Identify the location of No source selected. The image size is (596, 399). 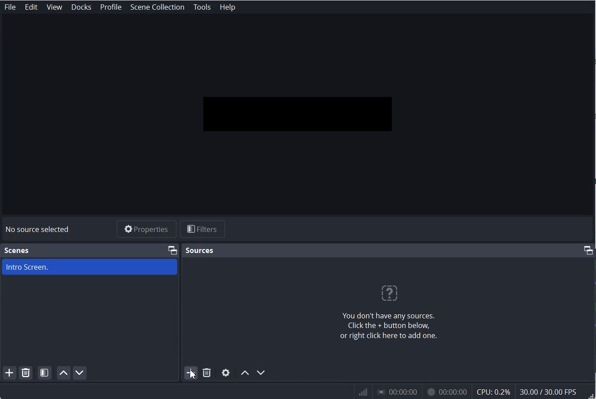
(38, 229).